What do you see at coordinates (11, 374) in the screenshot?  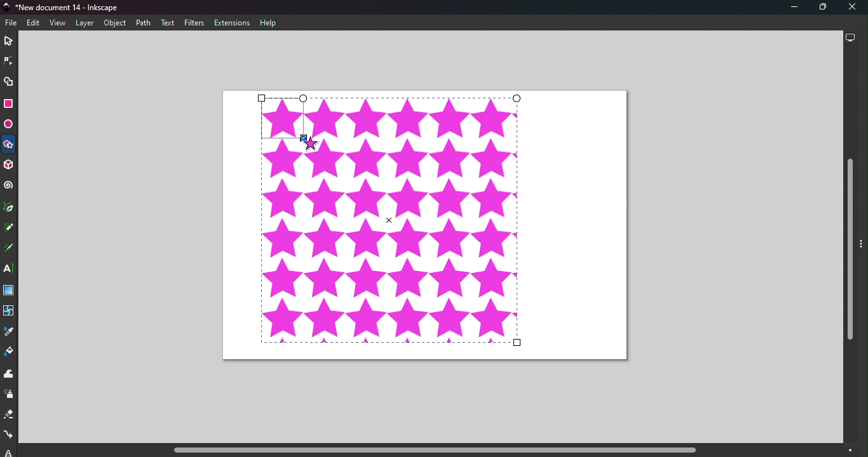 I see `Tweak tool` at bounding box center [11, 374].